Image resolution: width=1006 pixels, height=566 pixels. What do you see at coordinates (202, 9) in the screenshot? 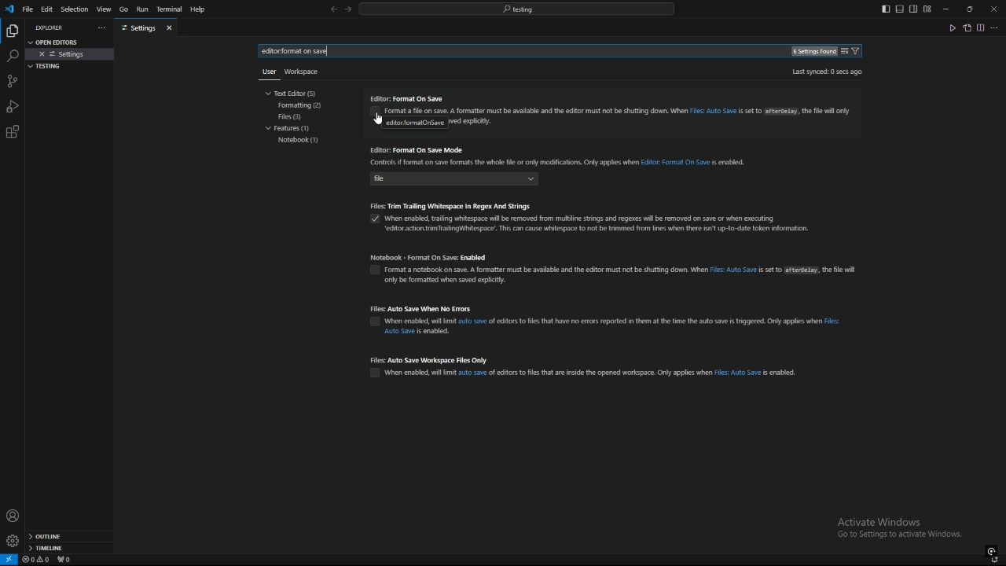
I see `help` at bounding box center [202, 9].